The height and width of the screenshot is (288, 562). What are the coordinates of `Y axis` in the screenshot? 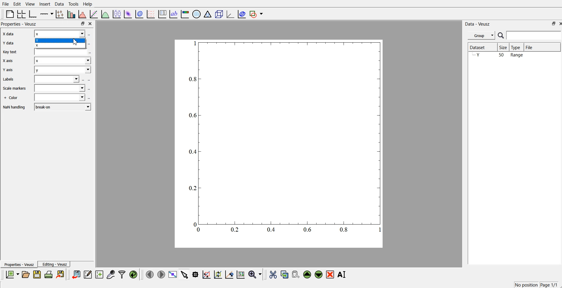 It's located at (10, 70).